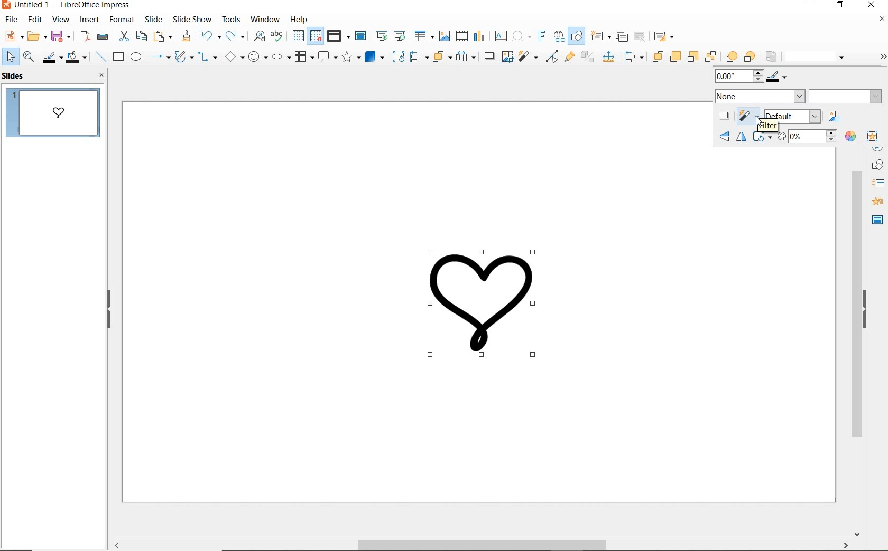 Image resolution: width=888 pixels, height=551 pixels. Describe the element at coordinates (673, 56) in the screenshot. I see `bring forward` at that location.